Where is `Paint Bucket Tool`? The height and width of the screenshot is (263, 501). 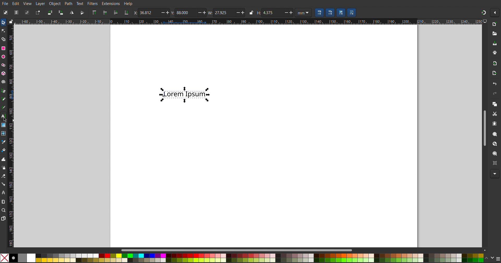 Paint Bucket Tool is located at coordinates (4, 149).